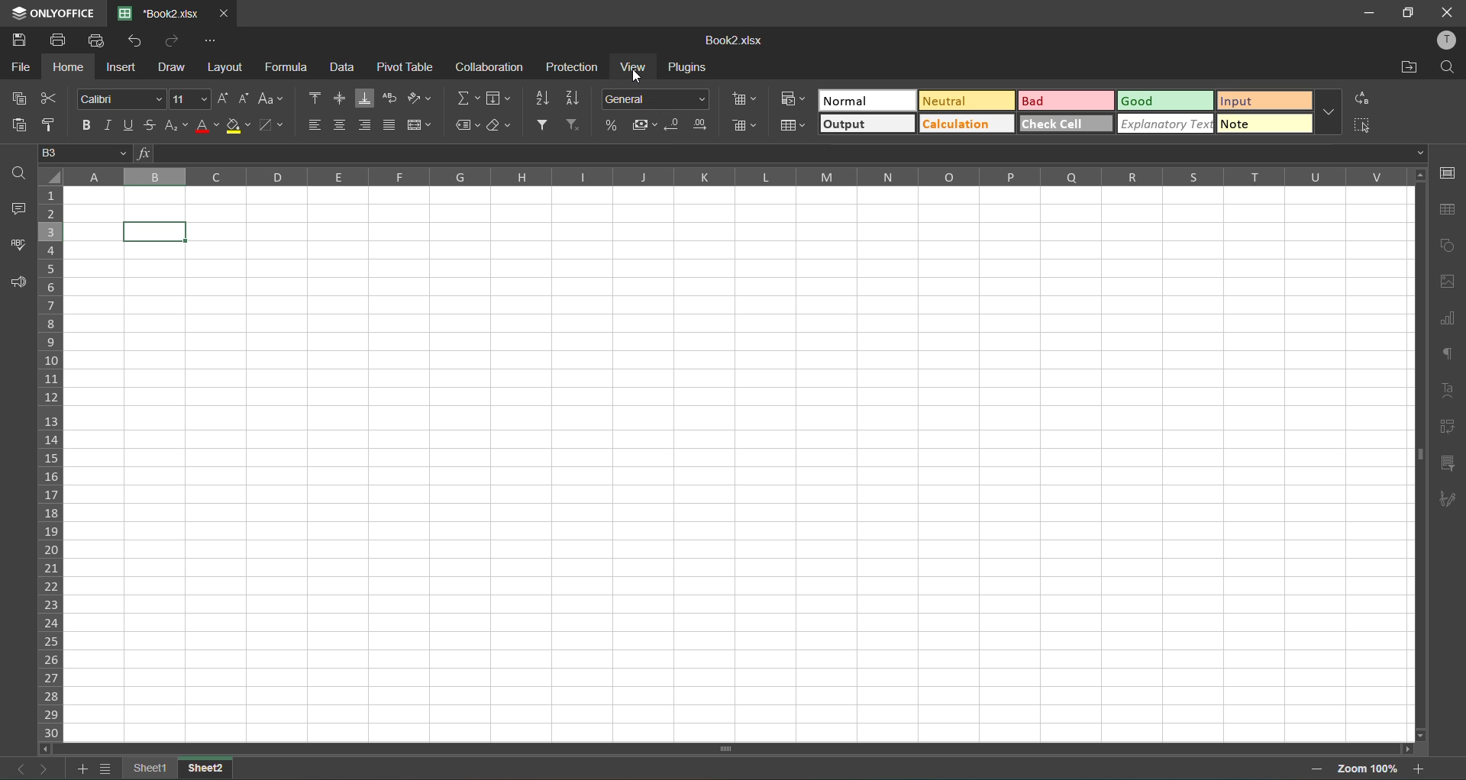 The height and width of the screenshot is (780, 1466). I want to click on spellcheck, so click(15, 250).